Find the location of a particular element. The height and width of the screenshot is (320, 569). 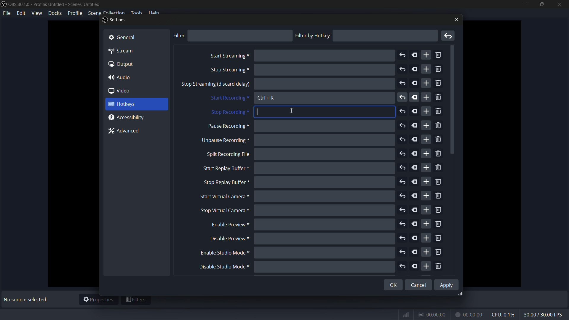

Settings is located at coordinates (114, 20).